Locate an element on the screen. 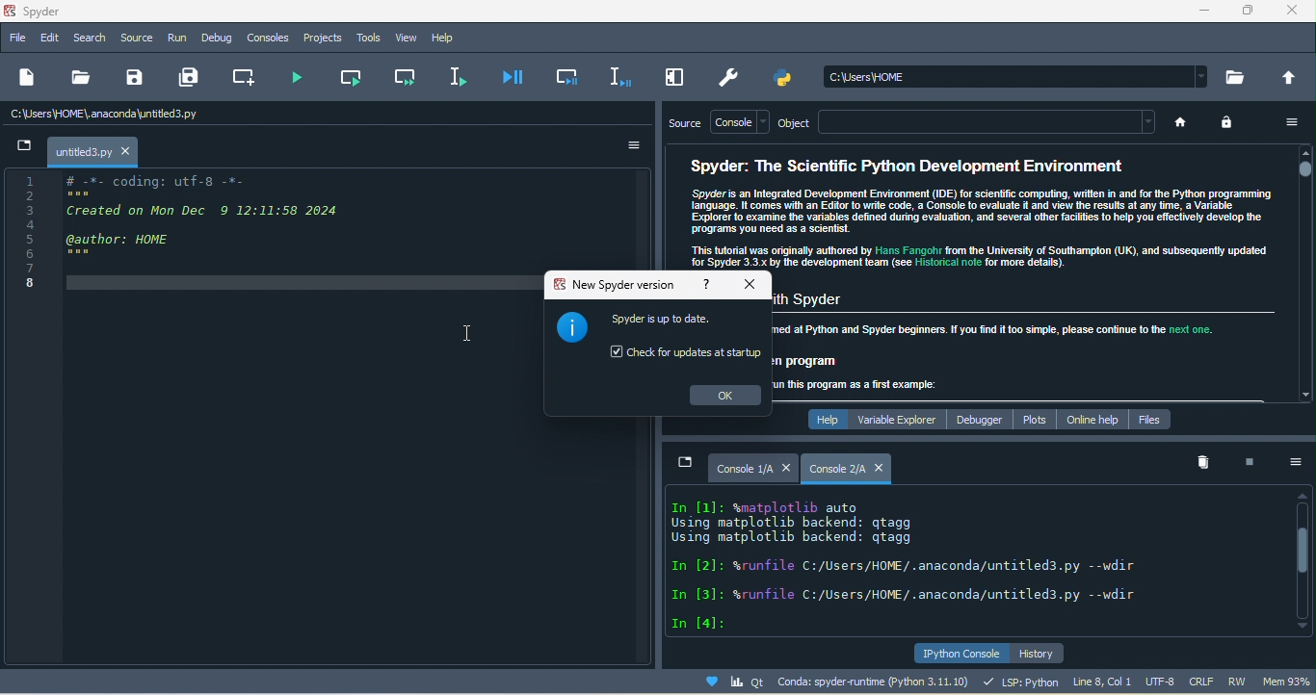  run is located at coordinates (176, 39).